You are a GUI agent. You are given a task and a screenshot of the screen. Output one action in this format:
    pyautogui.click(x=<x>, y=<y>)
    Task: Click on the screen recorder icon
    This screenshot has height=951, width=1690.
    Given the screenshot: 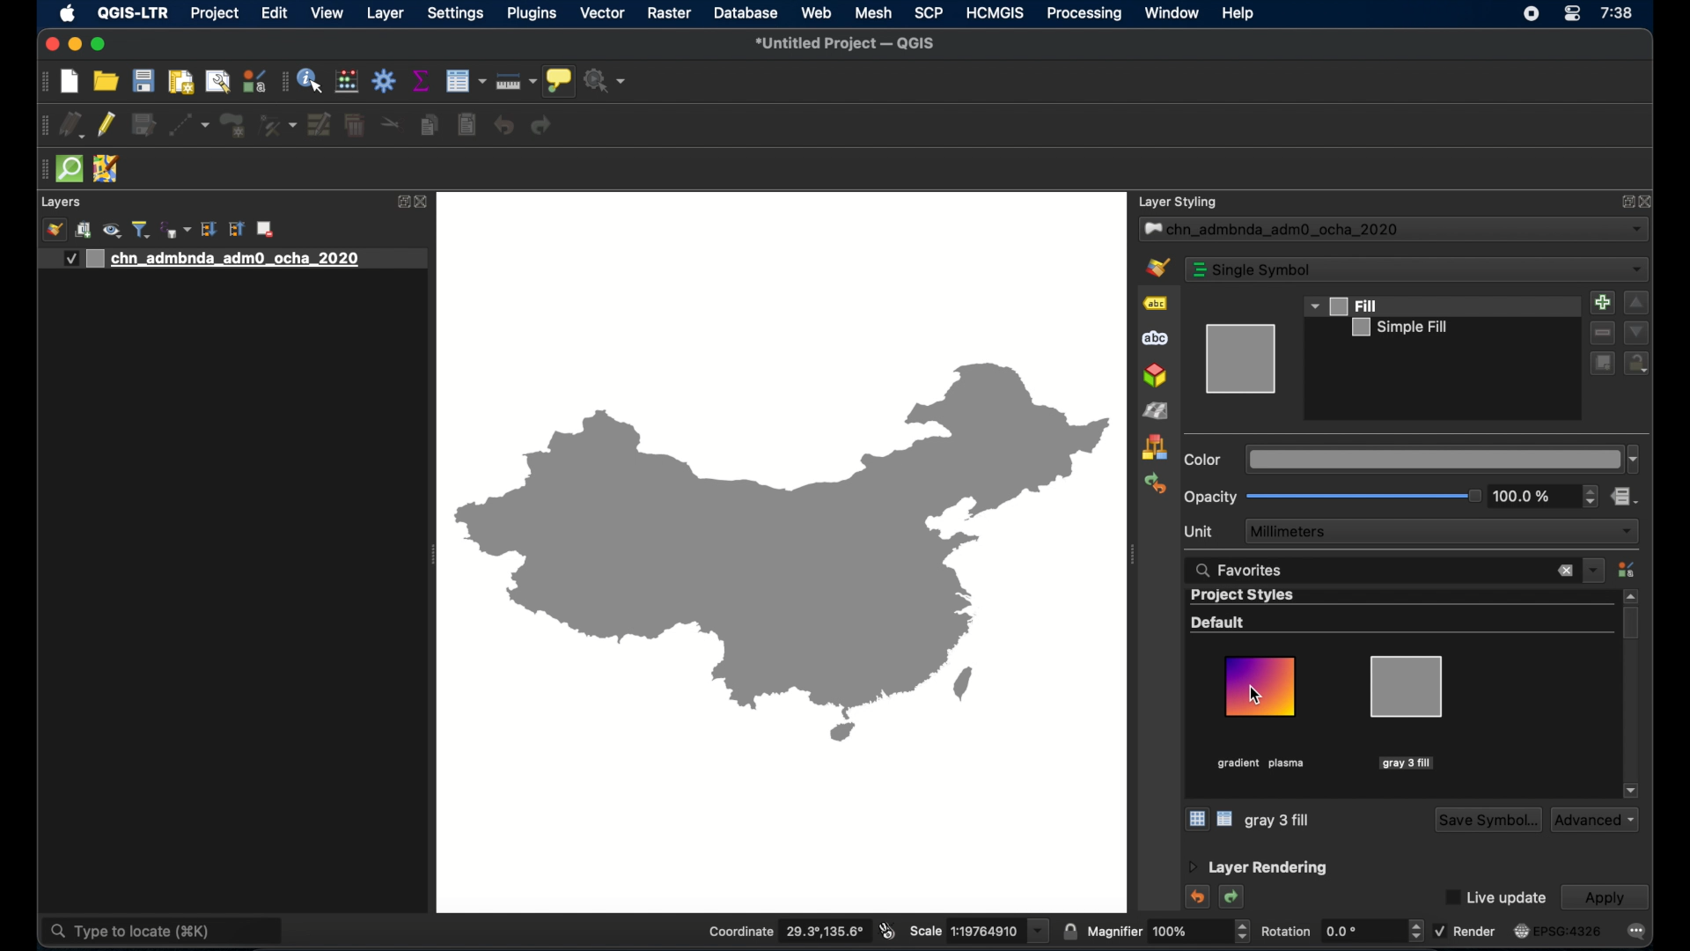 What is the action you would take?
    pyautogui.click(x=1532, y=14)
    